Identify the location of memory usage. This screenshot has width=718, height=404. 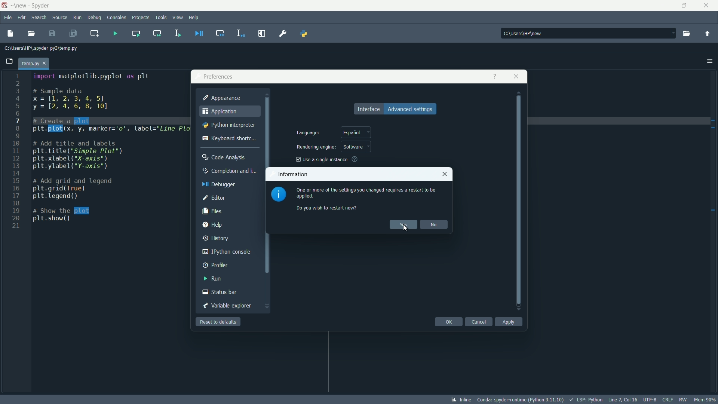
(705, 399).